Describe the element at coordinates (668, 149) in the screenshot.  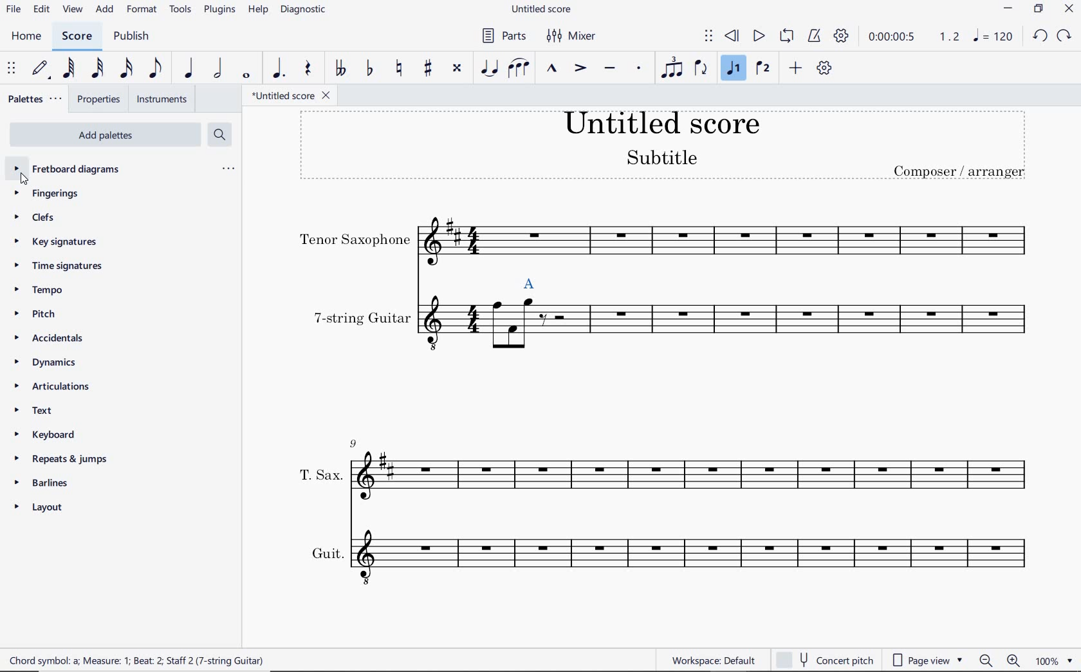
I see `TITLE` at that location.